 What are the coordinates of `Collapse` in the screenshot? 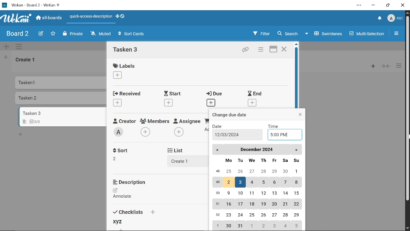 It's located at (386, 66).